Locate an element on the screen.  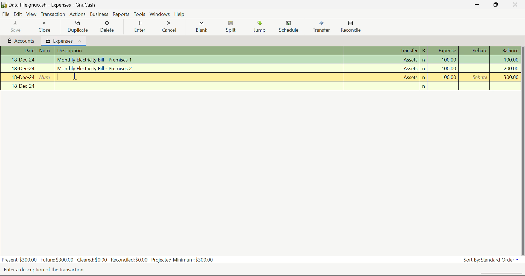
Reports is located at coordinates (121, 14).